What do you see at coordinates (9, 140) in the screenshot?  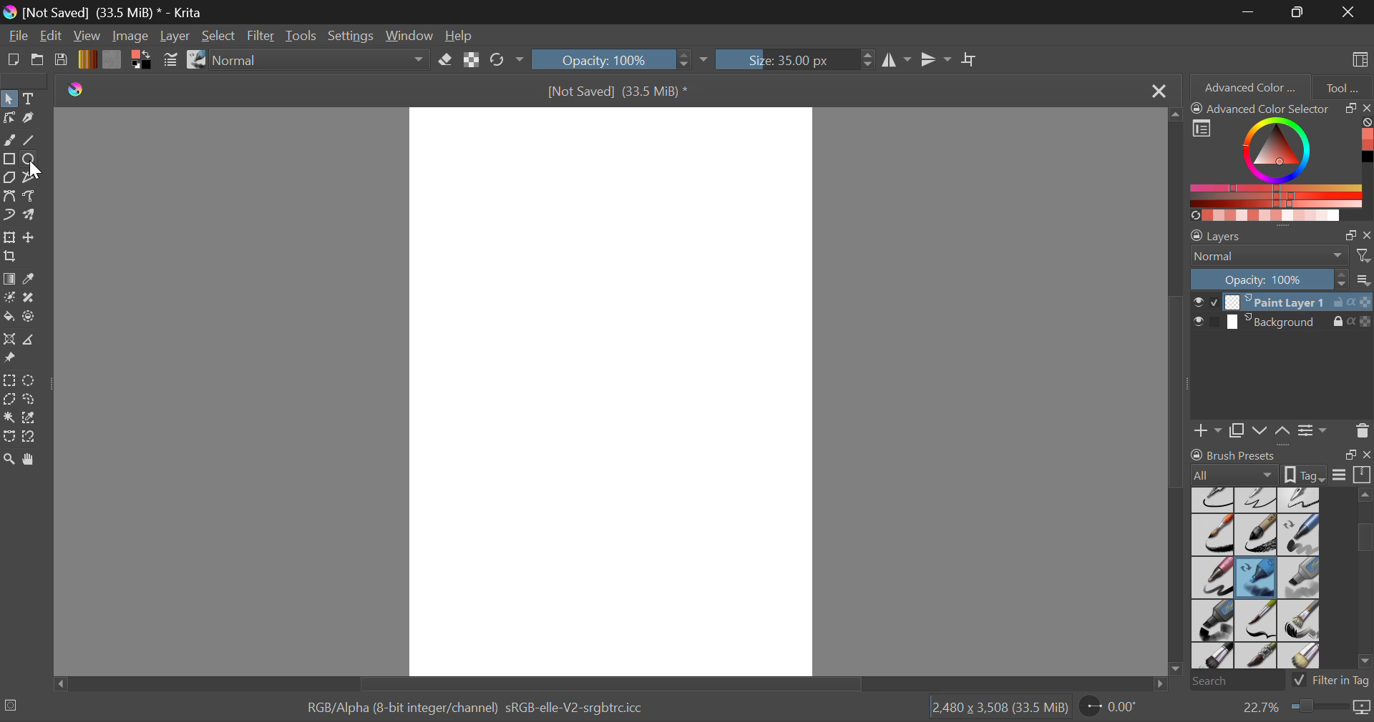 I see `Freehand` at bounding box center [9, 140].